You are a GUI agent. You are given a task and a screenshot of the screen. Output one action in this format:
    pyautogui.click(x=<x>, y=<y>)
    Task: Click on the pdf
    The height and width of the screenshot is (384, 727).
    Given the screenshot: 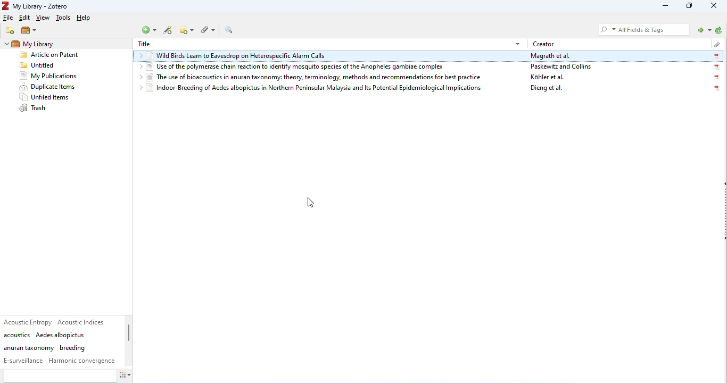 What is the action you would take?
    pyautogui.click(x=716, y=67)
    